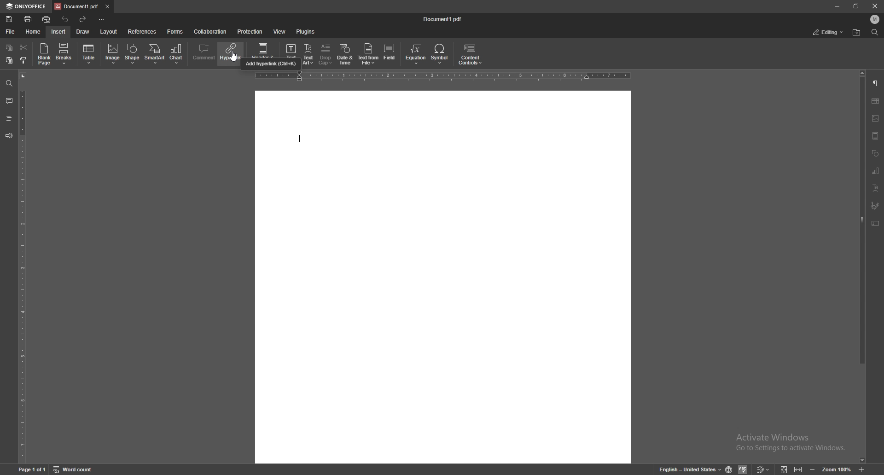 This screenshot has width=884, height=475. Describe the element at coordinates (27, 6) in the screenshot. I see `only office` at that location.